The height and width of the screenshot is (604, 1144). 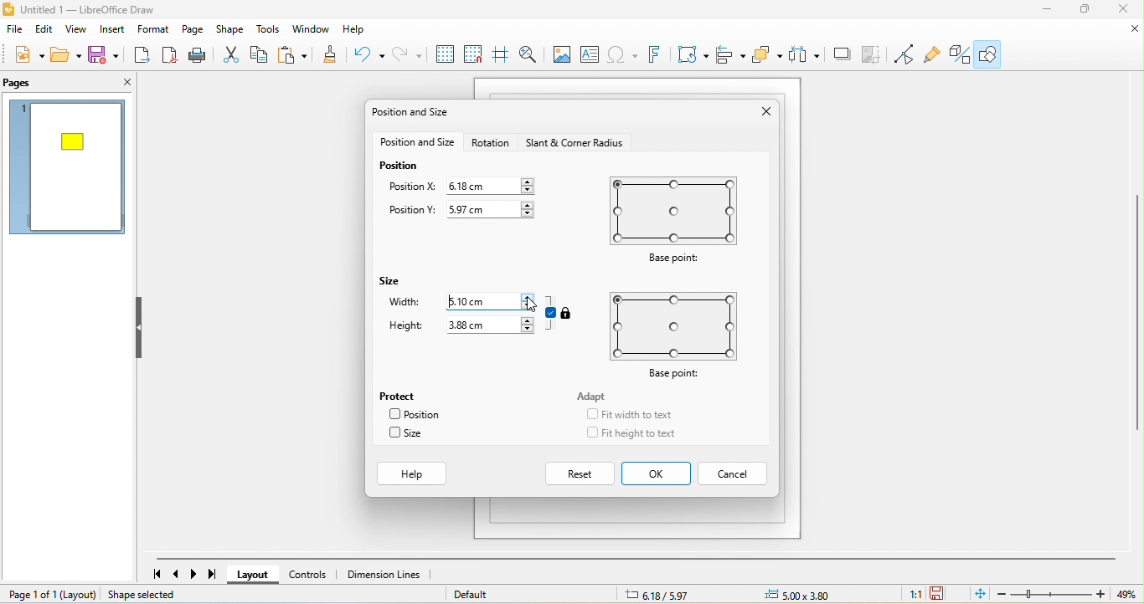 I want to click on page 1, so click(x=69, y=171).